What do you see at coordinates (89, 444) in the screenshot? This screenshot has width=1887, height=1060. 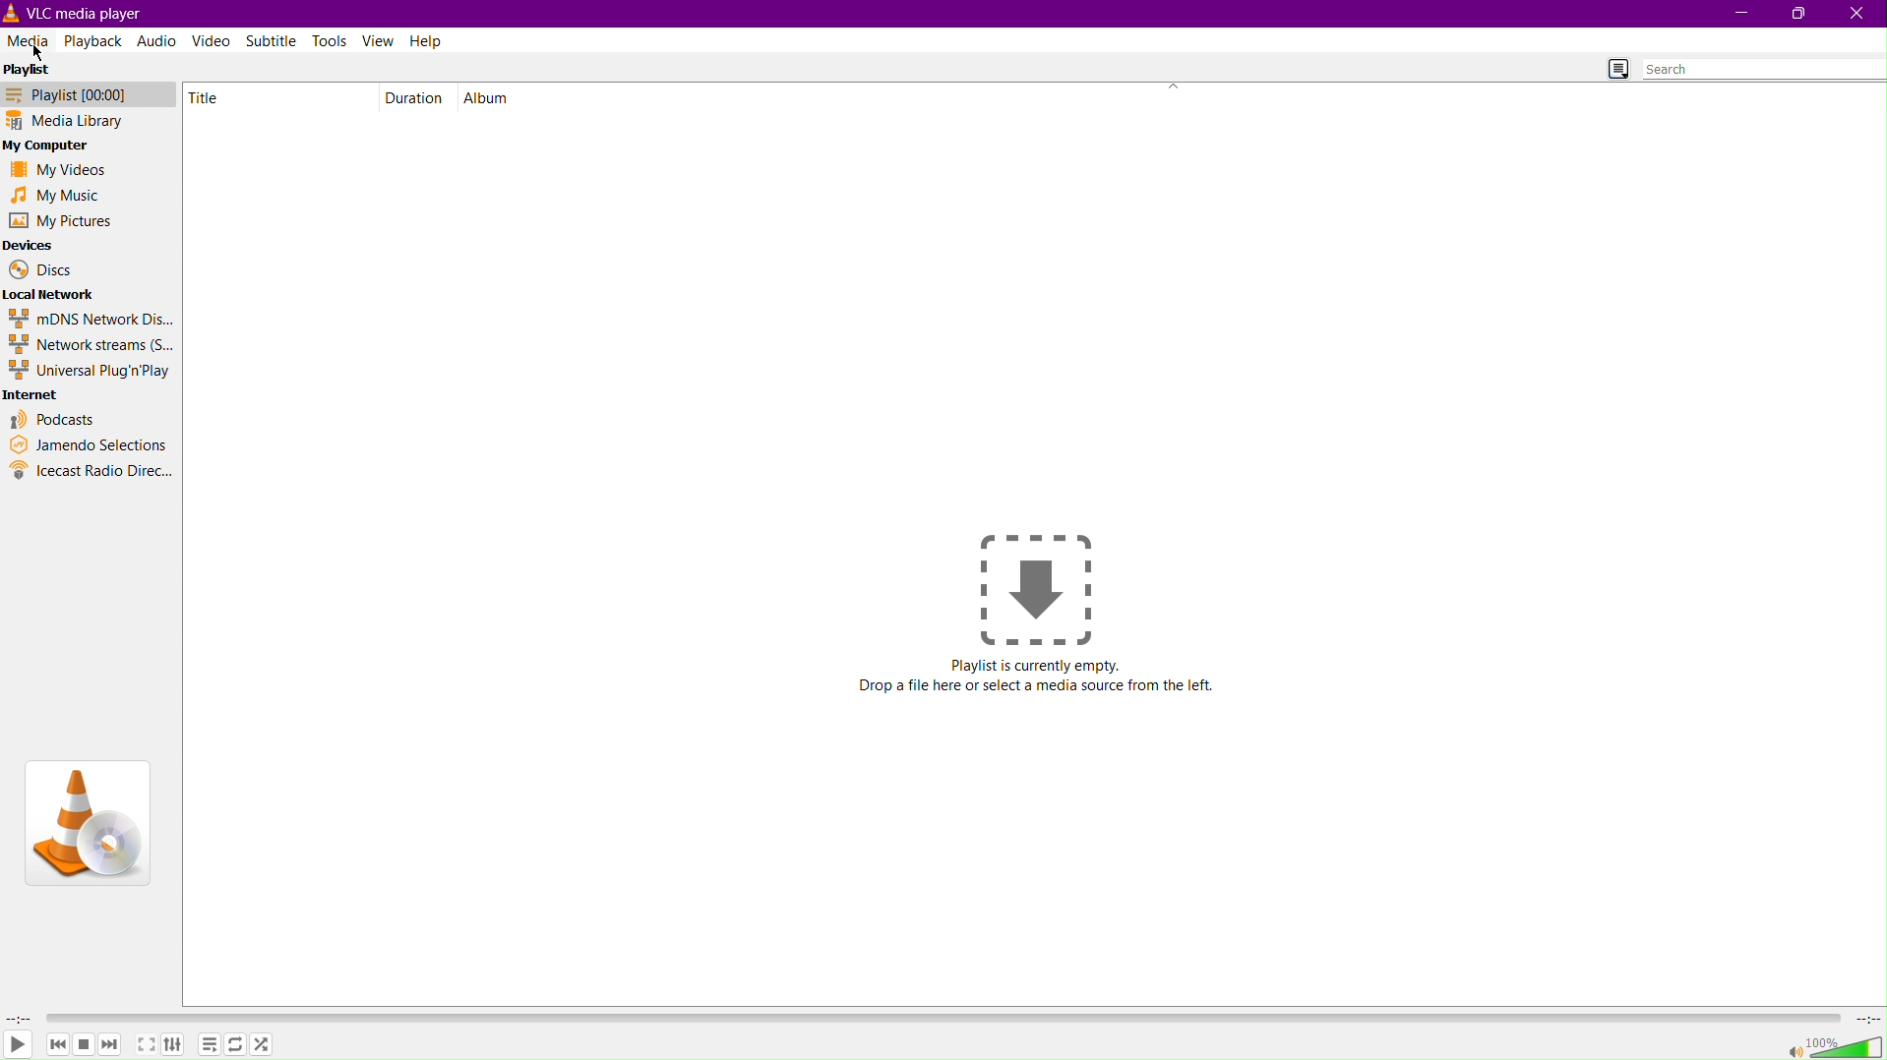 I see `Jamenda Selections` at bounding box center [89, 444].